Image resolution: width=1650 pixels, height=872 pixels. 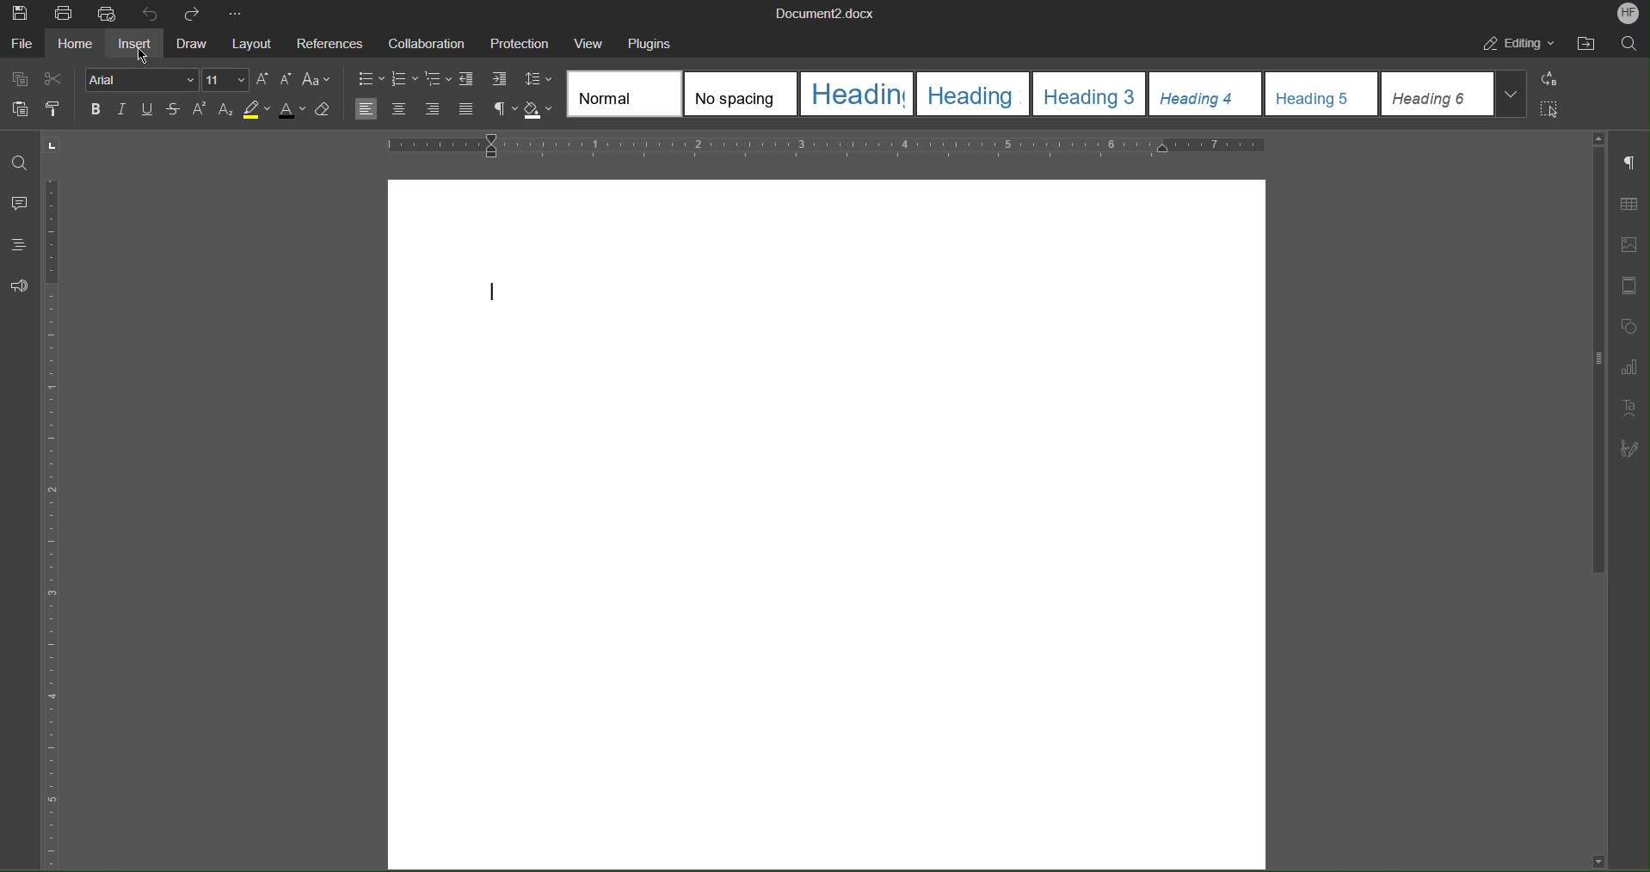 What do you see at coordinates (317, 79) in the screenshot?
I see `Font Case Settings` at bounding box center [317, 79].